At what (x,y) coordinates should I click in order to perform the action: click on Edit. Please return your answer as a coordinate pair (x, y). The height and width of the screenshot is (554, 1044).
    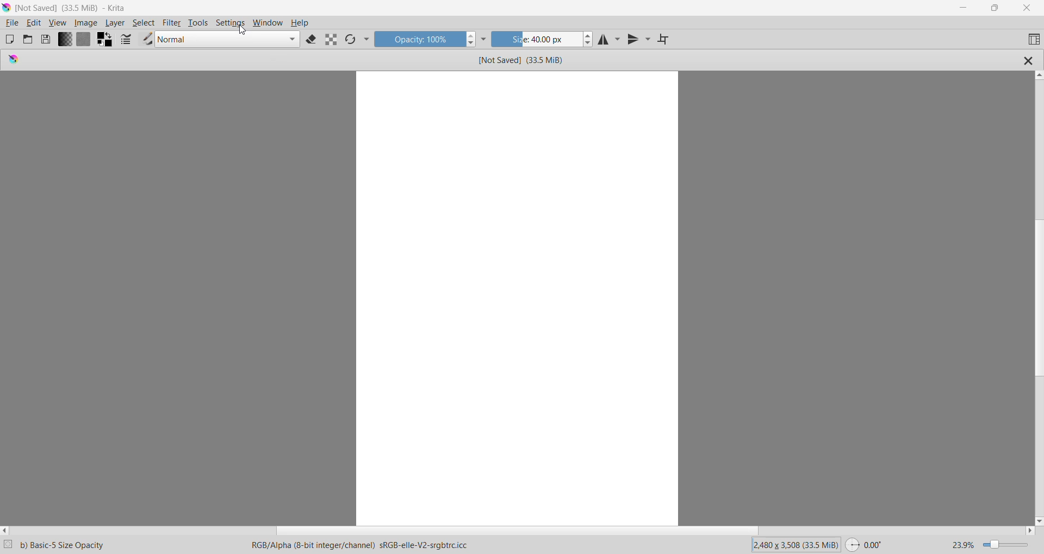
    Looking at the image, I should click on (34, 24).